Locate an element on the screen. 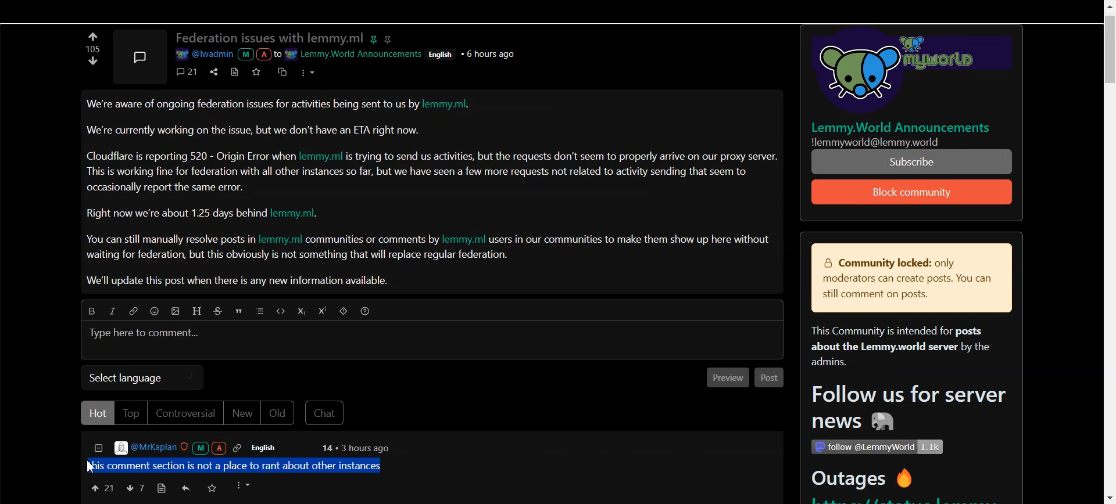 The image size is (1116, 504). We'll update this post when there is any new information available. is located at coordinates (239, 281).